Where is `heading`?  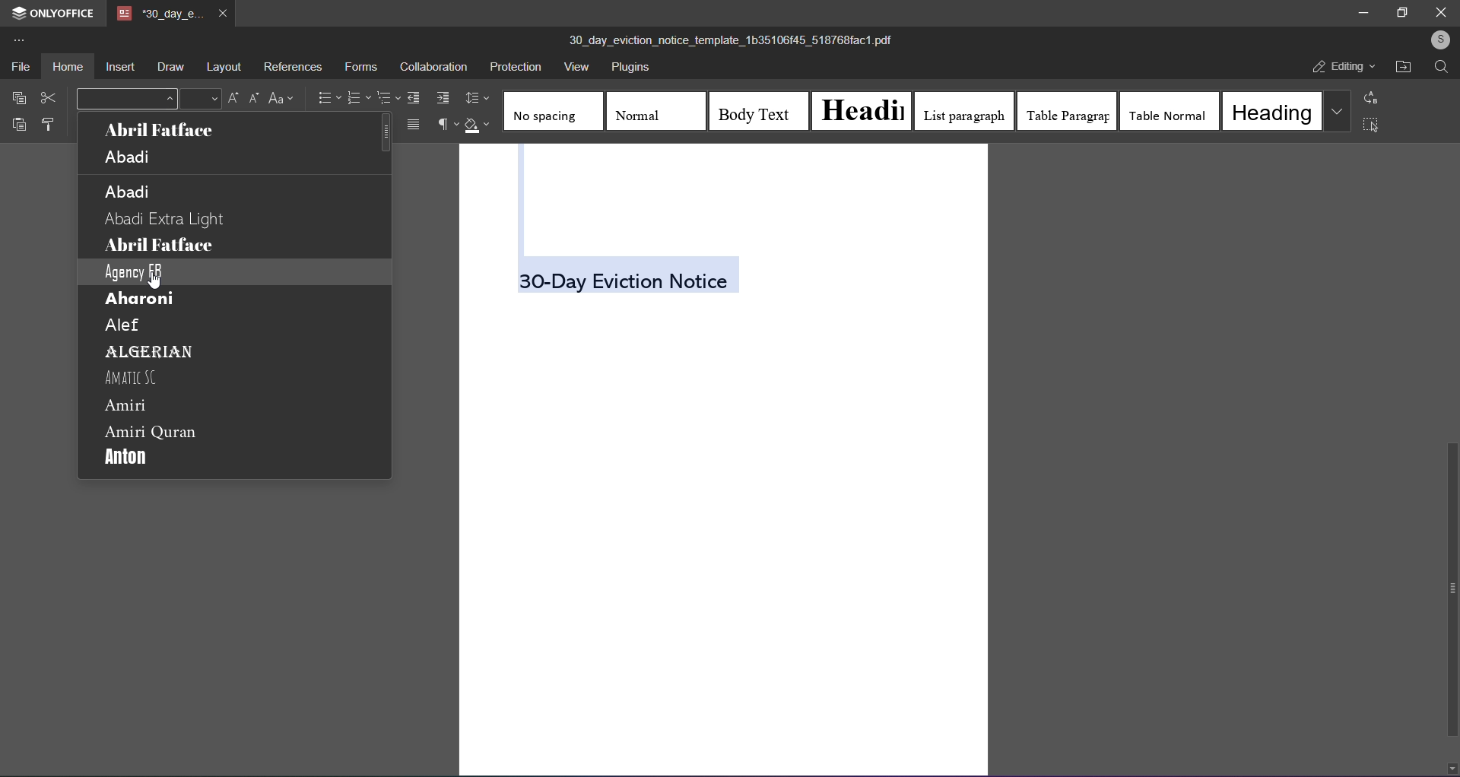
heading is located at coordinates (865, 109).